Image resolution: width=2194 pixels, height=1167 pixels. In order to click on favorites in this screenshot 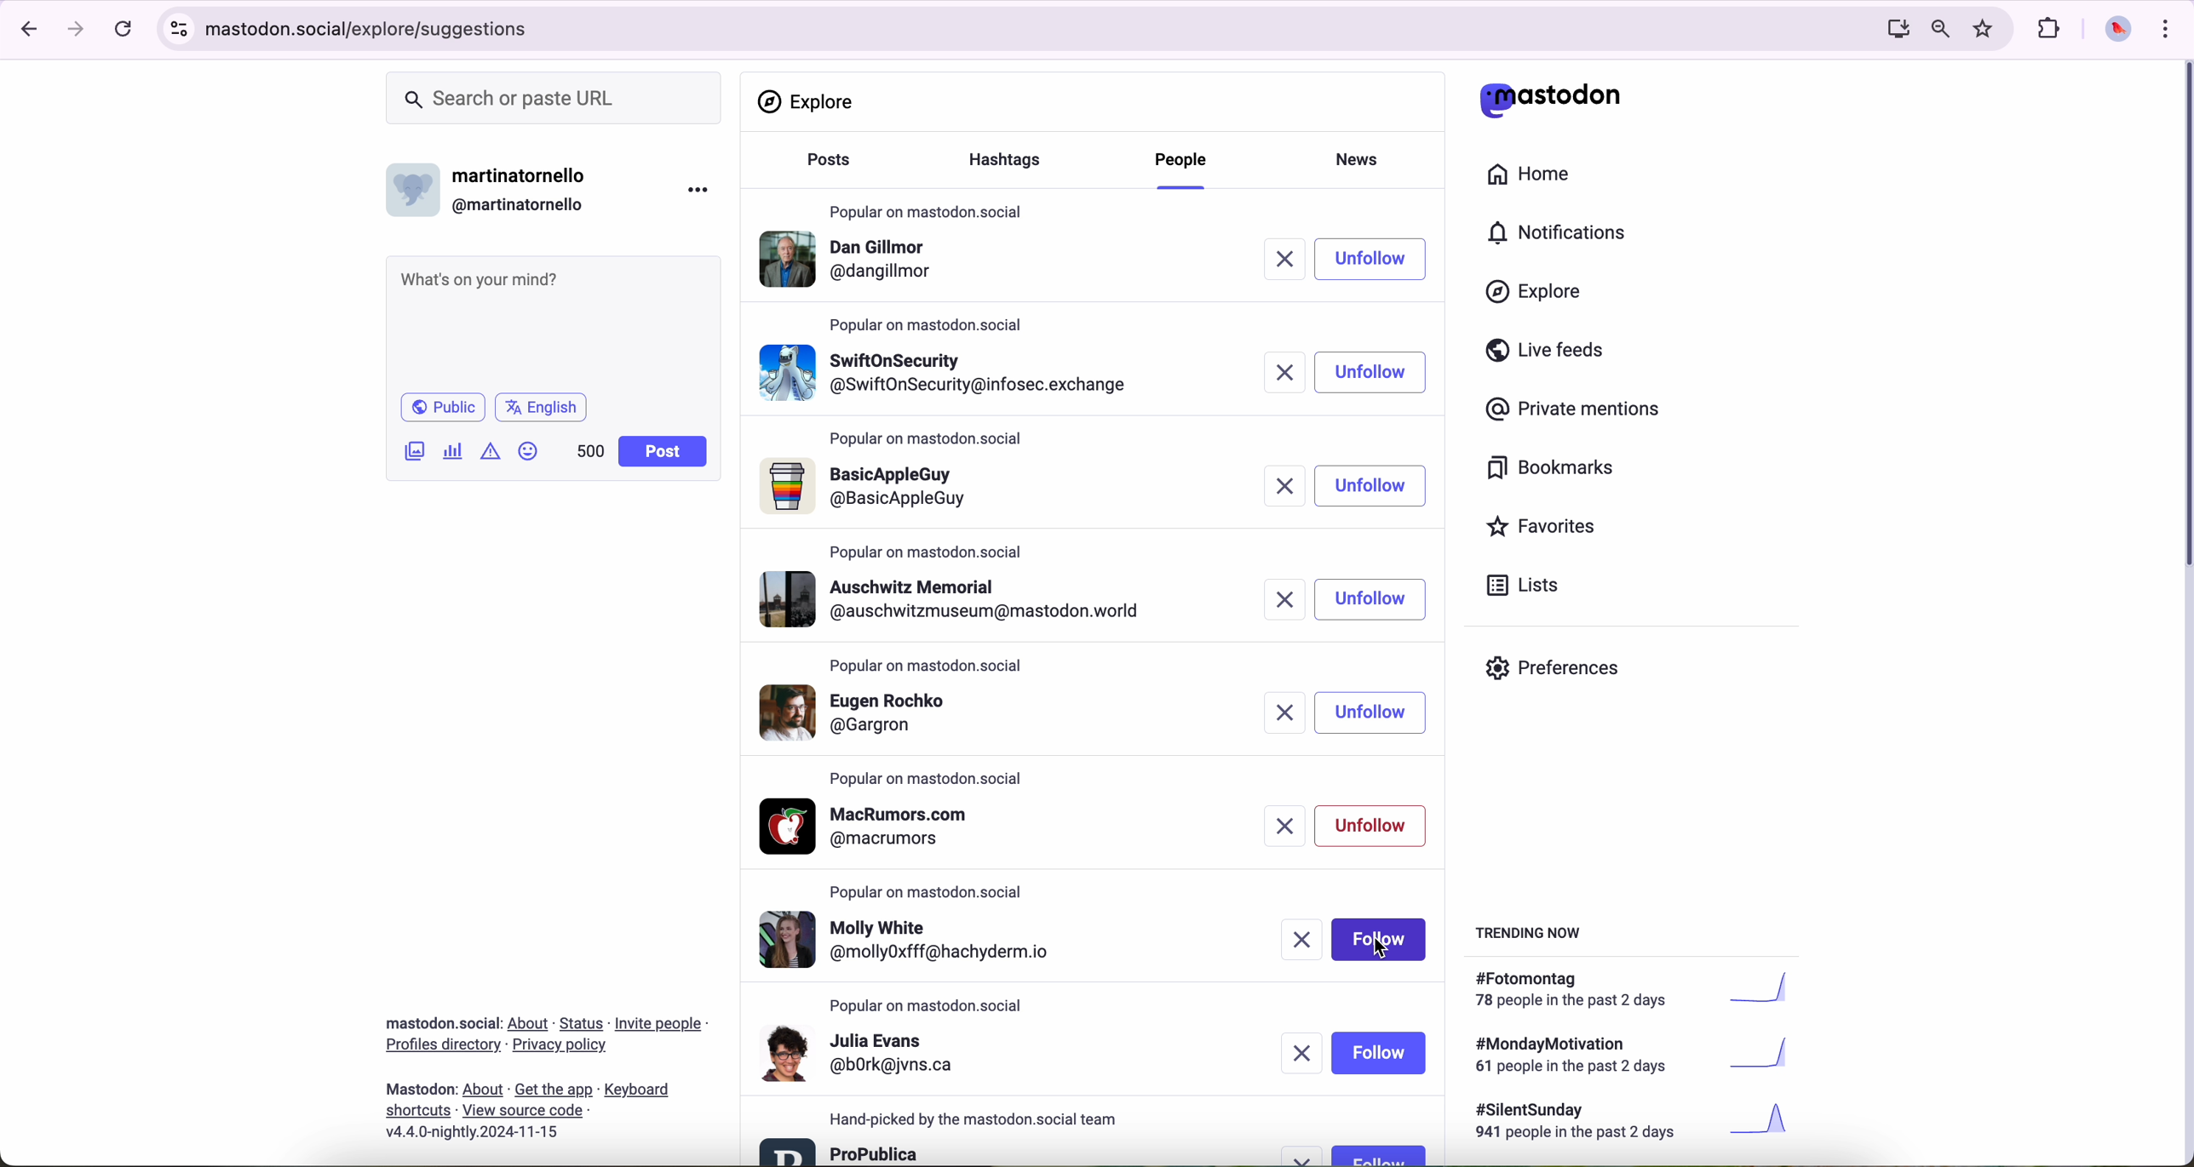, I will do `click(1987, 29)`.